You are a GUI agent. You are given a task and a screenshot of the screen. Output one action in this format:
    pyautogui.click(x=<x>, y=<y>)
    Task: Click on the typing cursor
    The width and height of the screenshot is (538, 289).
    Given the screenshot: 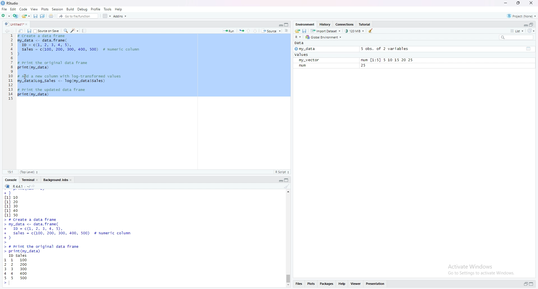 What is the action you would take?
    pyautogui.click(x=12, y=284)
    